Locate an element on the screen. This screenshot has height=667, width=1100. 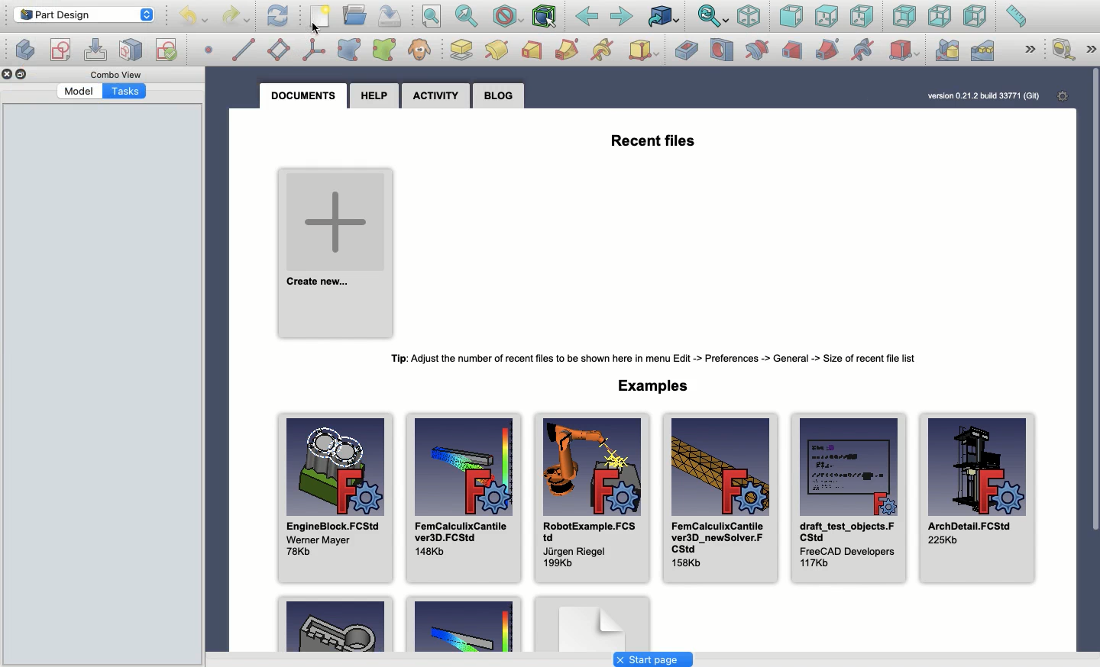
Pad design modelling is located at coordinates (498, 52).